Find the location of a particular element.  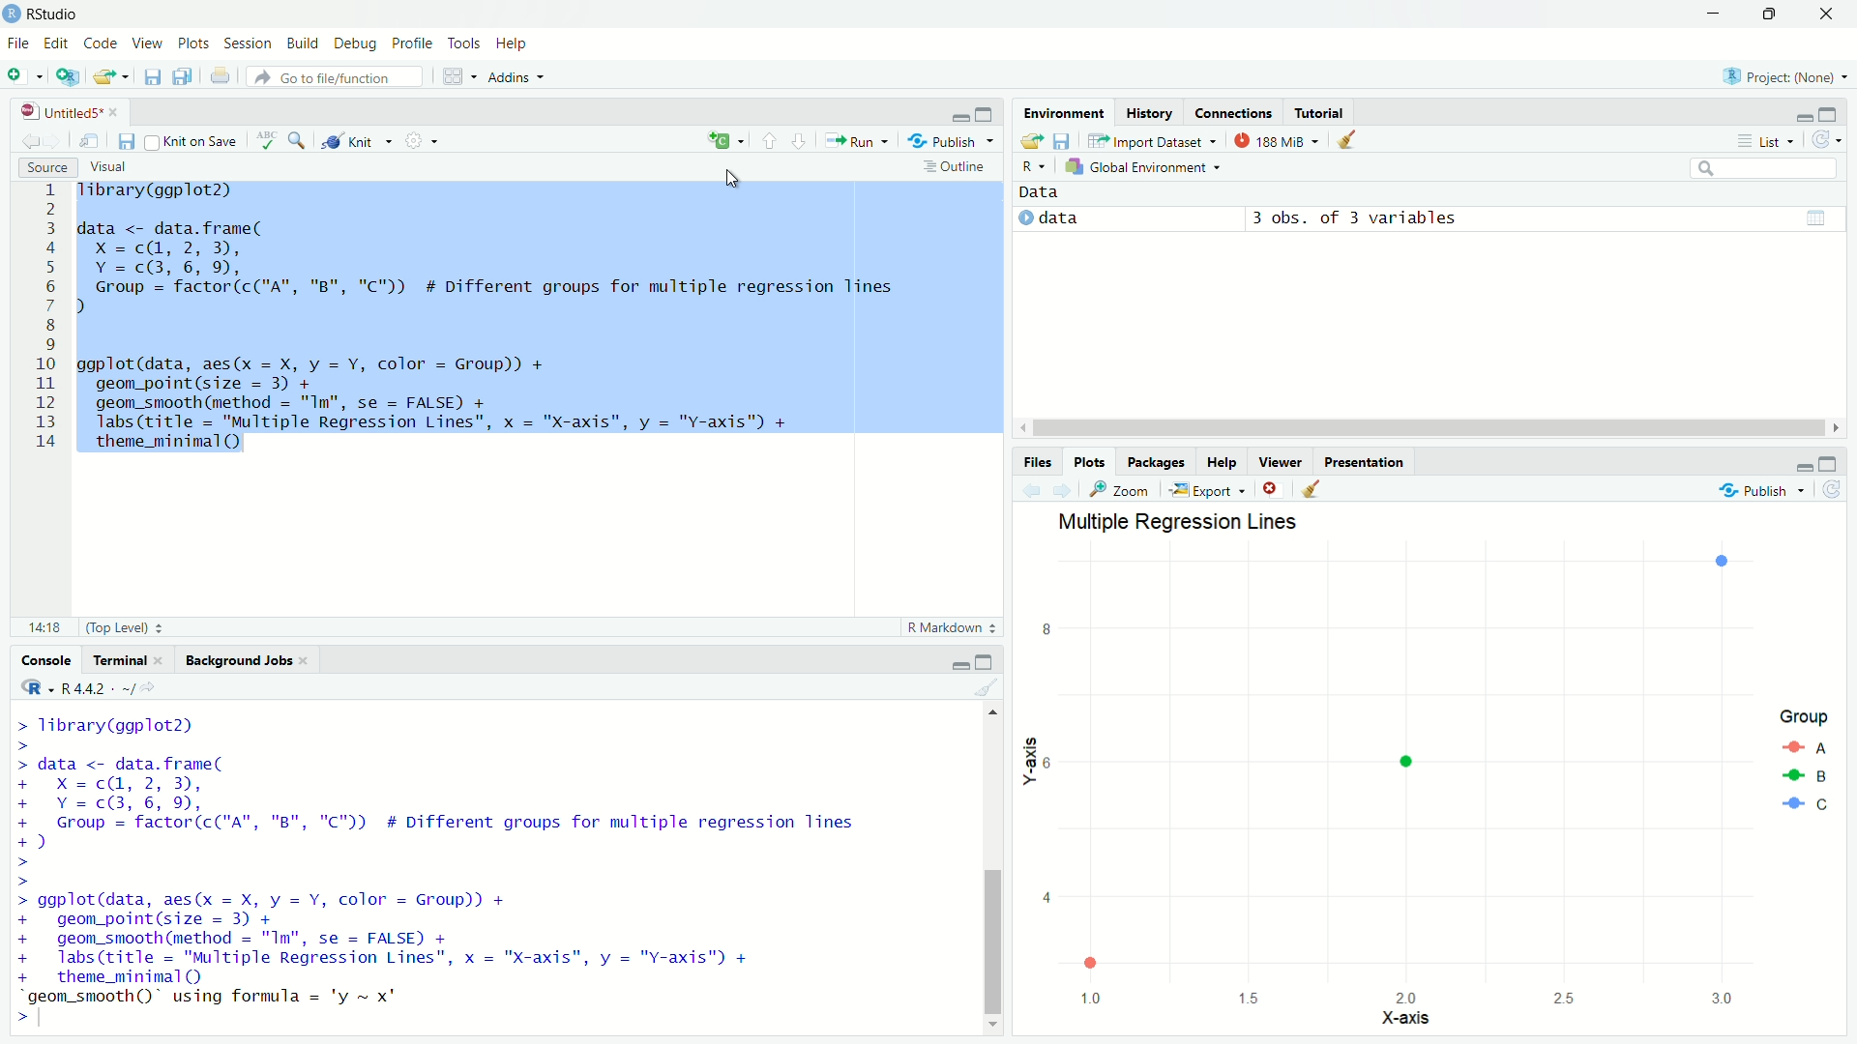

Console is located at coordinates (35, 660).